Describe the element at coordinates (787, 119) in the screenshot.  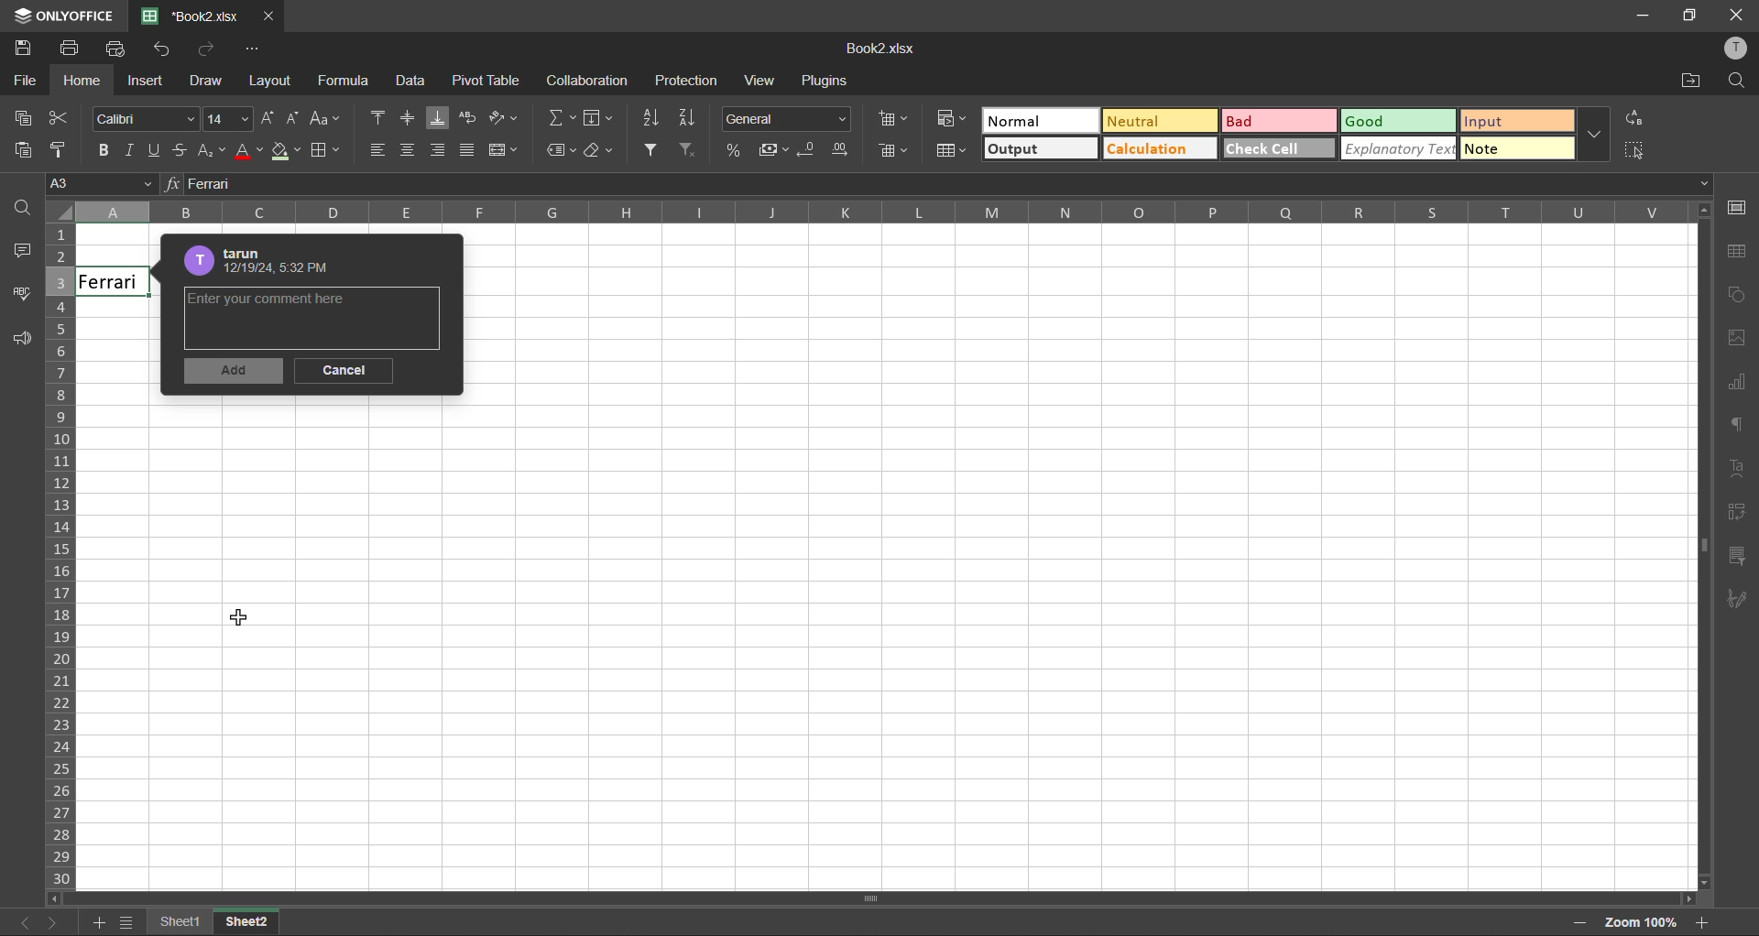
I see `number format` at that location.